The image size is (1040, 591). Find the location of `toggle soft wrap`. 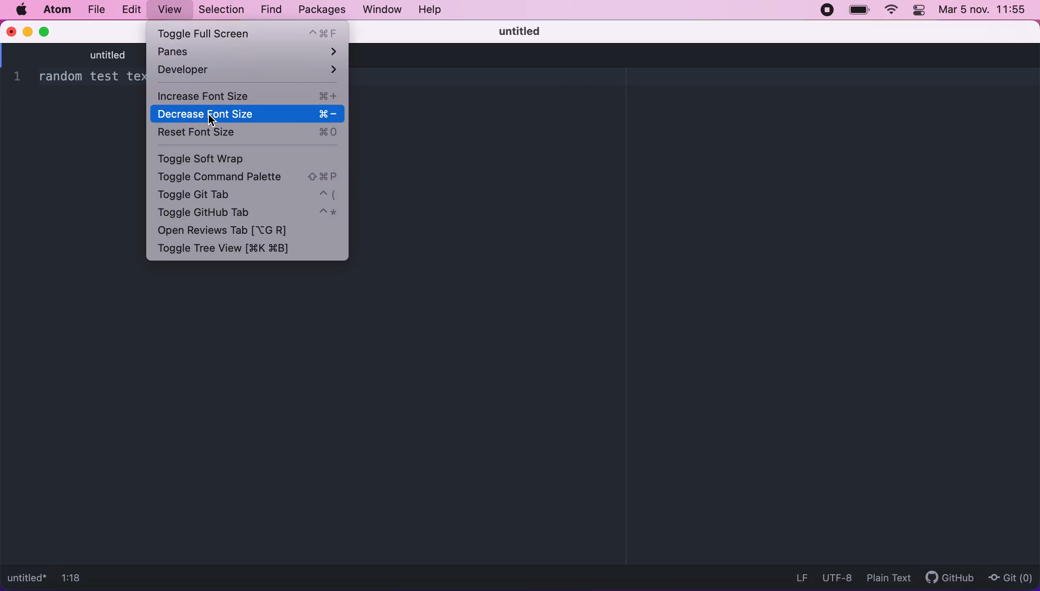

toggle soft wrap is located at coordinates (231, 158).